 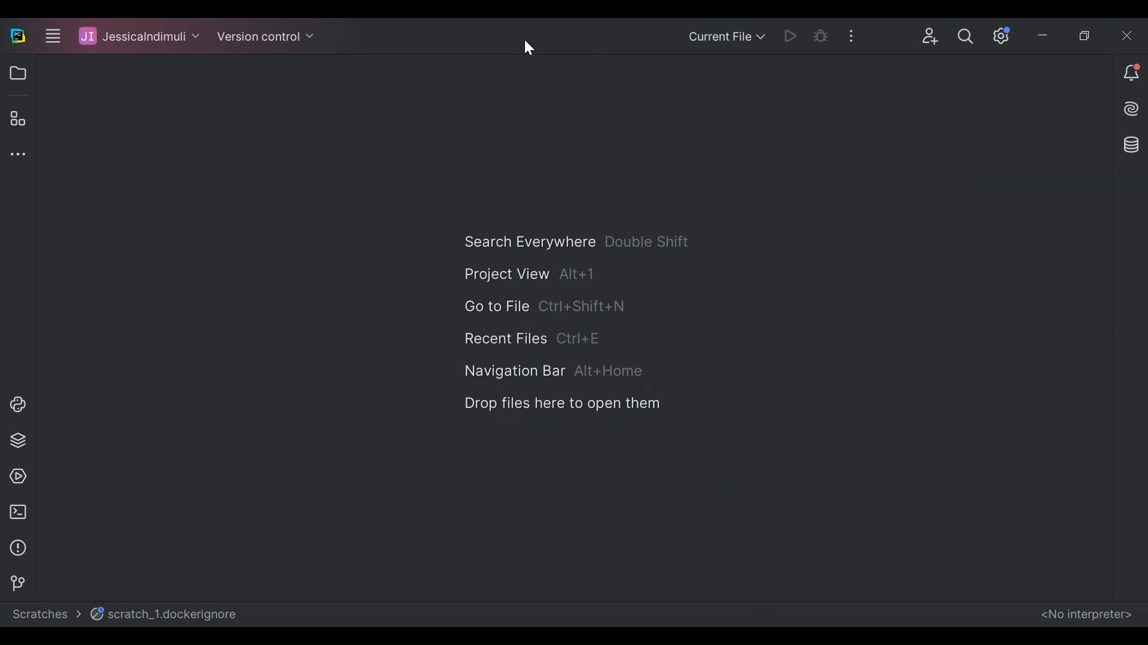 What do you see at coordinates (44, 616) in the screenshot?
I see `Scratches` at bounding box center [44, 616].